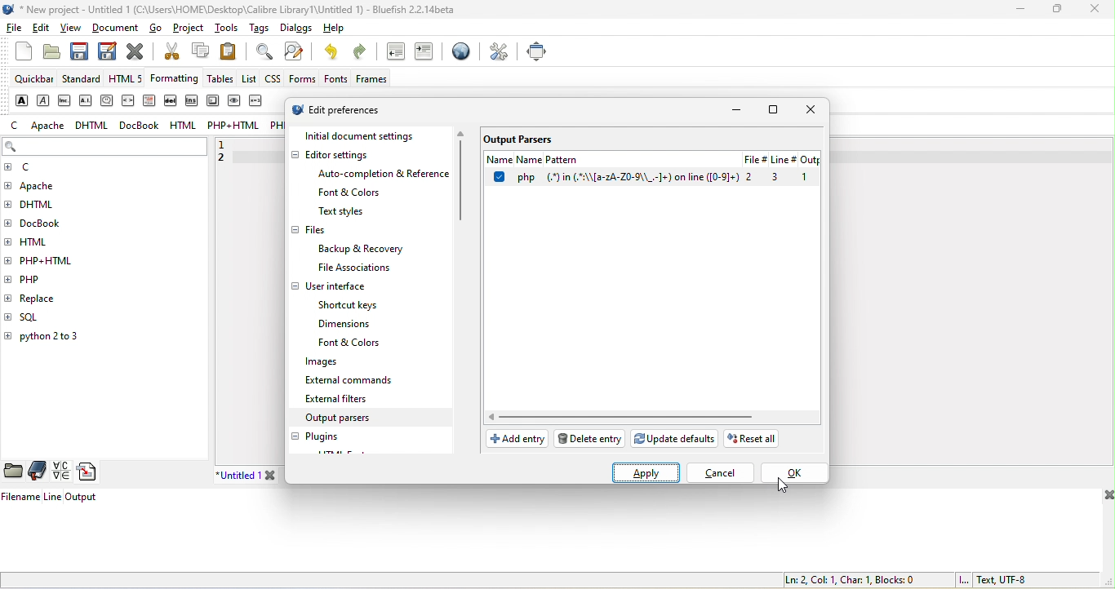 The image size is (1115, 589). Describe the element at coordinates (372, 80) in the screenshot. I see `frames` at that location.